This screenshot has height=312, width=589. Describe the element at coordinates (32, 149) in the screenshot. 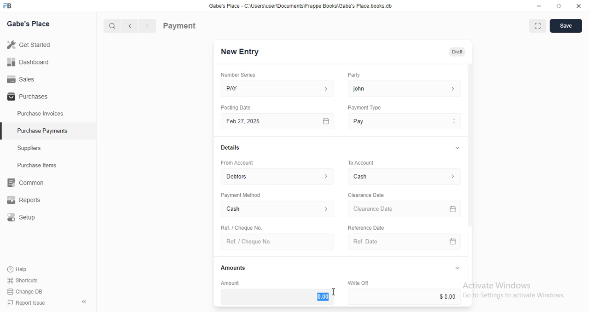

I see `Suppliers` at that location.